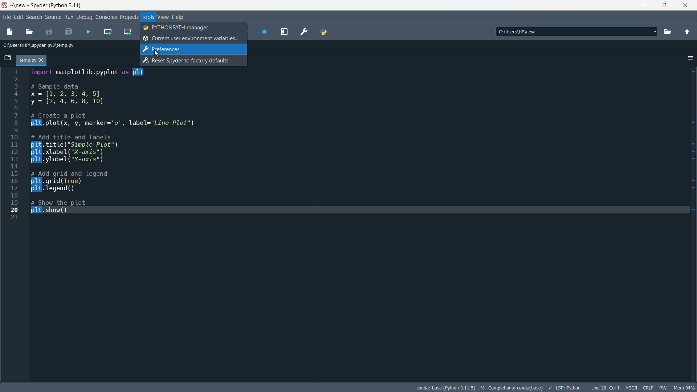 The image size is (697, 392). Describe the element at coordinates (663, 388) in the screenshot. I see `rw` at that location.